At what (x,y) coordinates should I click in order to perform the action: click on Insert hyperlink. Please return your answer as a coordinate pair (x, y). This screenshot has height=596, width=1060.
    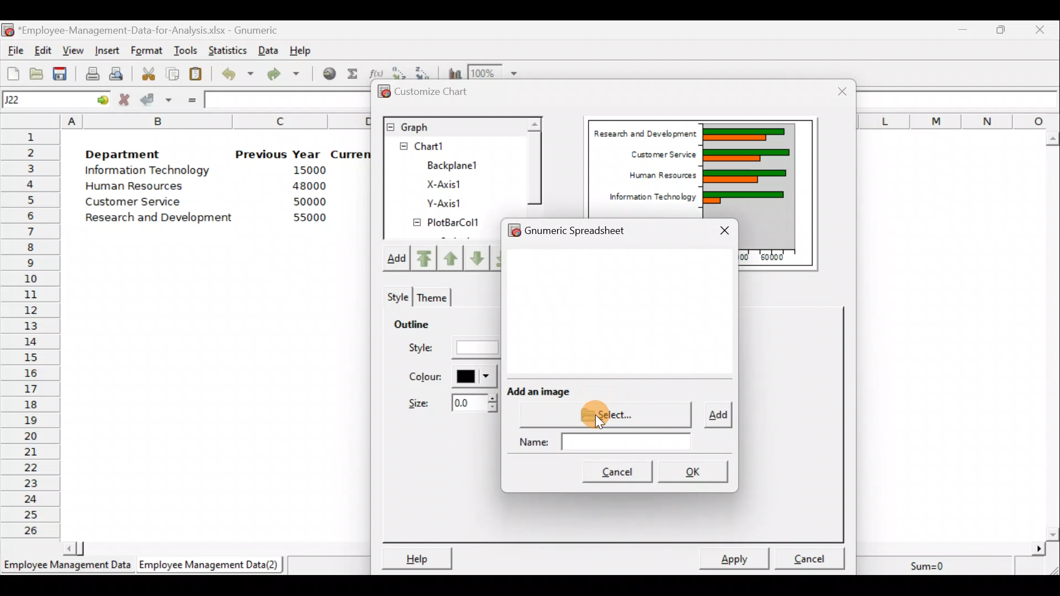
    Looking at the image, I should click on (328, 76).